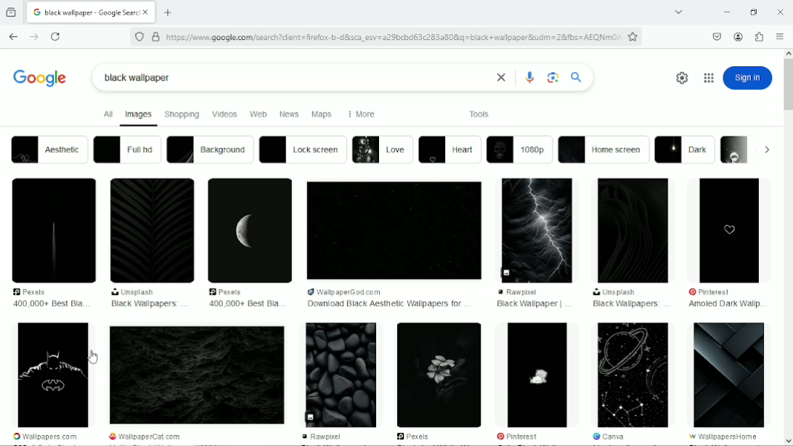 This screenshot has height=446, width=793. What do you see at coordinates (633, 36) in the screenshot?
I see `bookmark this page` at bounding box center [633, 36].